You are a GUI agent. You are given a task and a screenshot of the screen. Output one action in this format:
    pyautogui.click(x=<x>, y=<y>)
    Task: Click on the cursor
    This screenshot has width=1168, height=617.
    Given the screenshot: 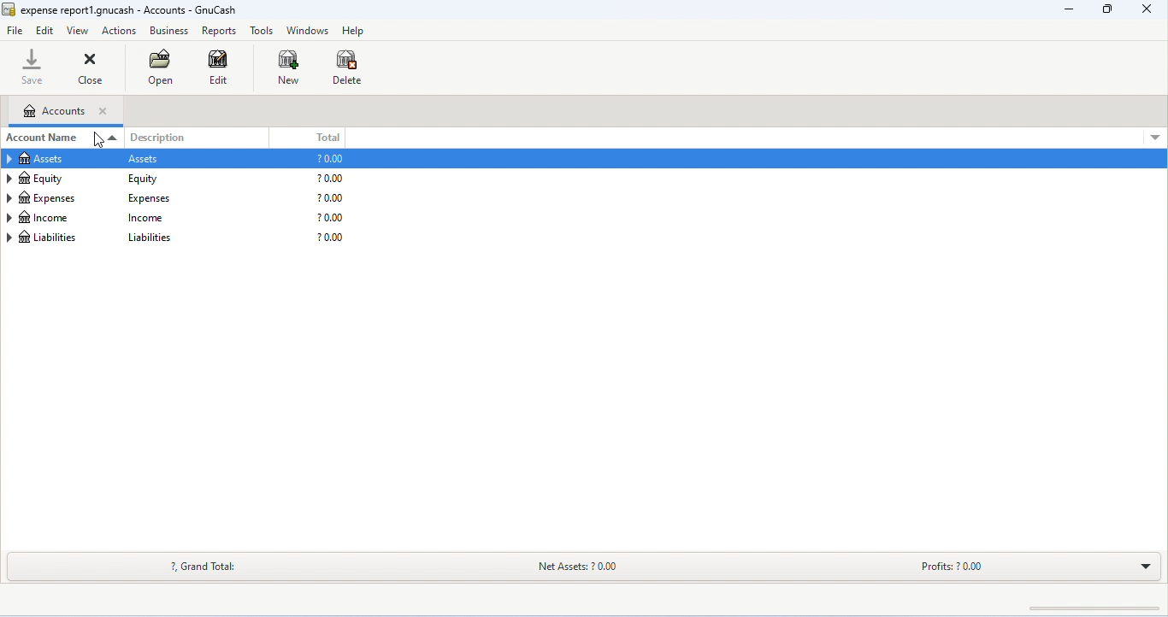 What is the action you would take?
    pyautogui.click(x=105, y=139)
    